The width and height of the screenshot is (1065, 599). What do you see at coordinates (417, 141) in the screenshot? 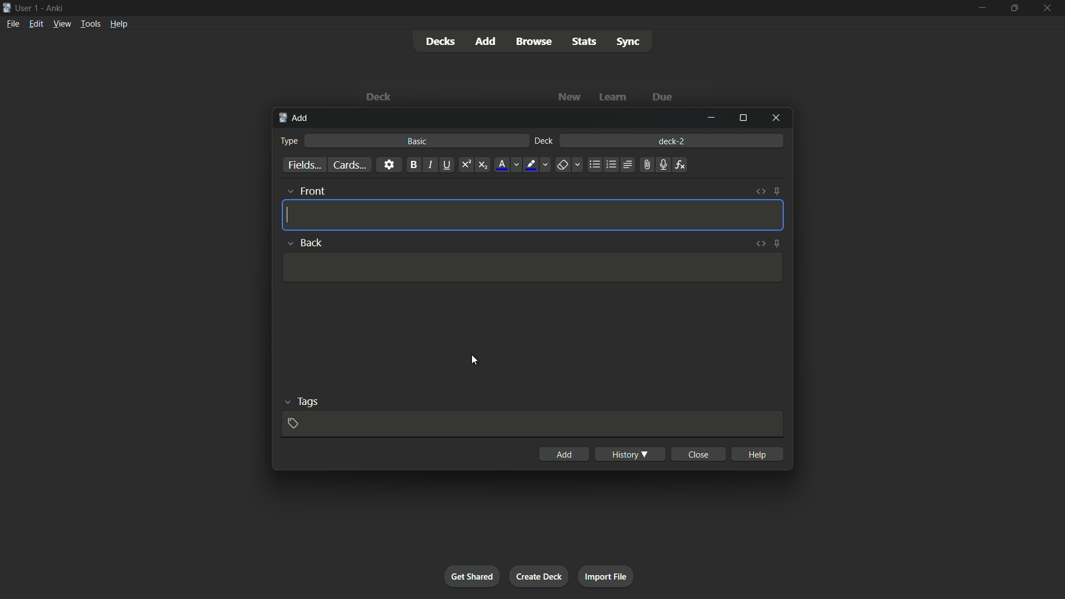
I see `basic` at bounding box center [417, 141].